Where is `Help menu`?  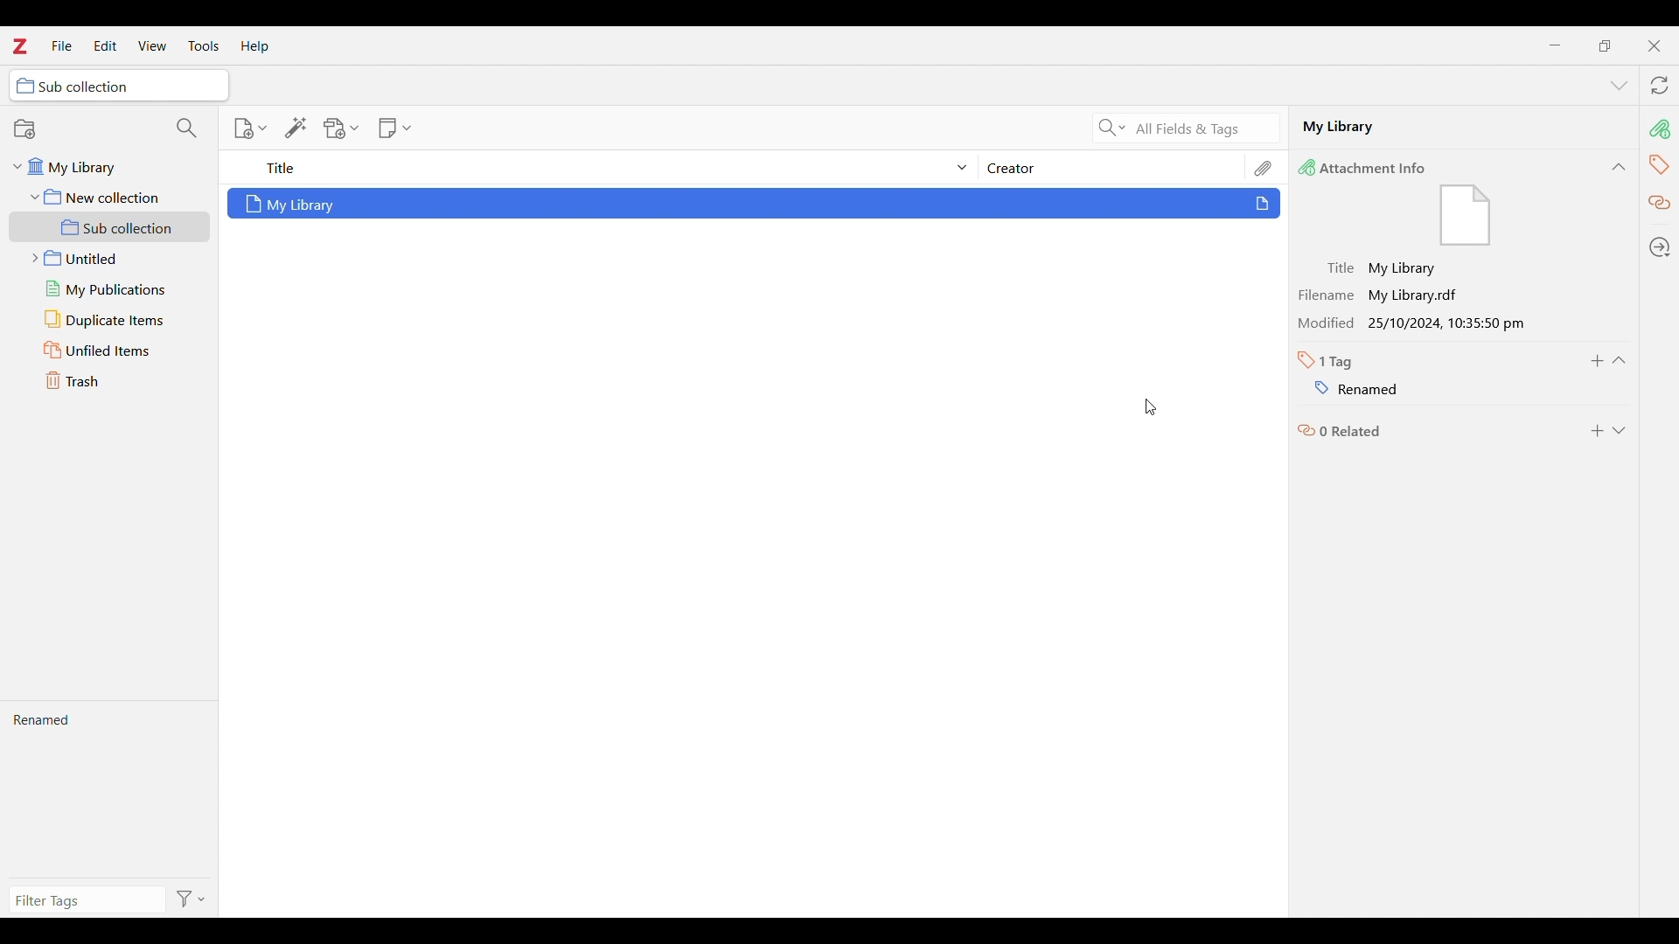
Help menu is located at coordinates (255, 46).